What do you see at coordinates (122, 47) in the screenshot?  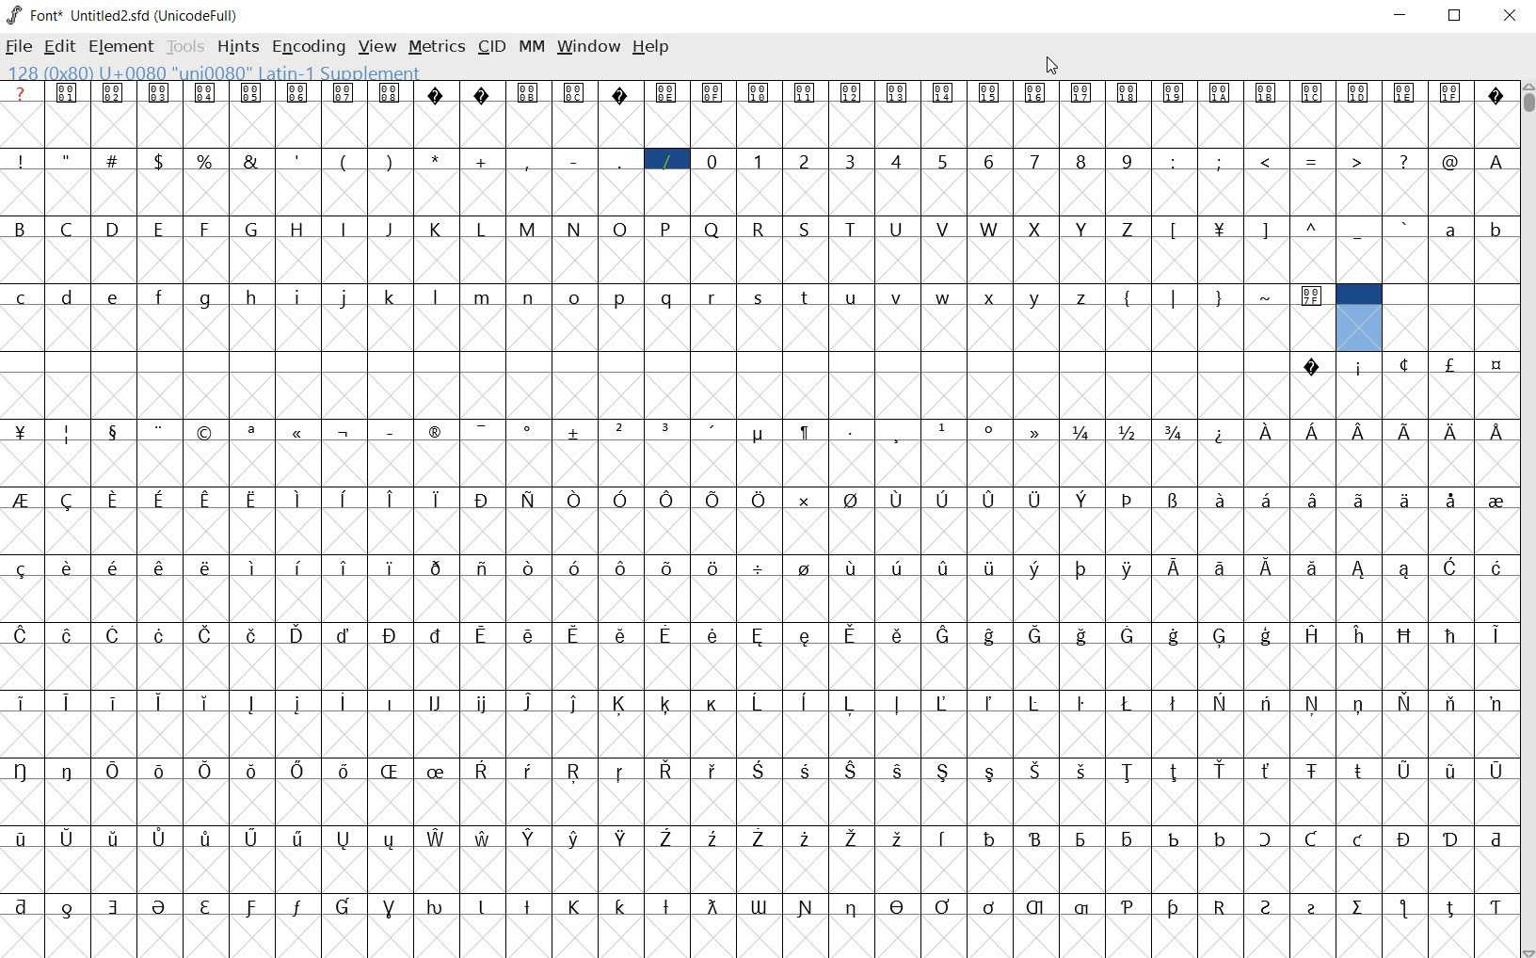 I see `element` at bounding box center [122, 47].